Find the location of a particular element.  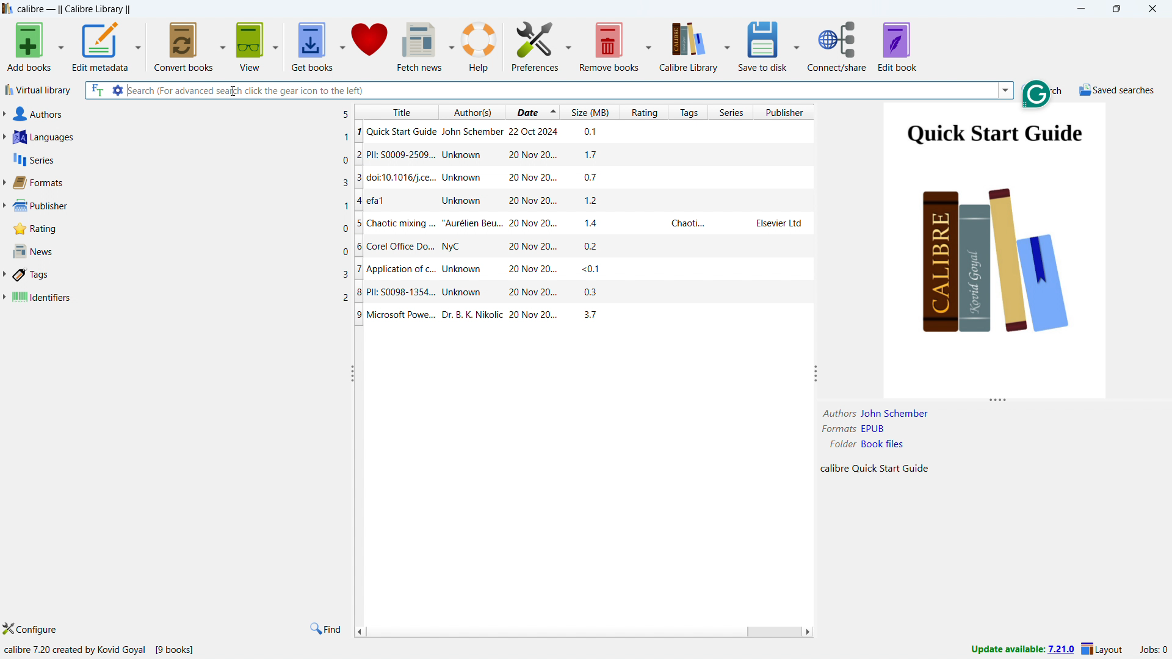

scroll right is located at coordinates (809, 632).